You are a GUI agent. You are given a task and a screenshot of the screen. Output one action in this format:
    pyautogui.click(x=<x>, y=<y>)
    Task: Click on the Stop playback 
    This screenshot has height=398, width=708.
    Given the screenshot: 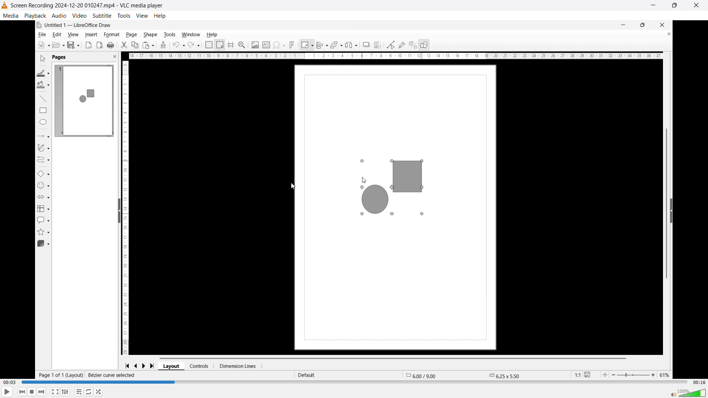 What is the action you would take?
    pyautogui.click(x=32, y=392)
    